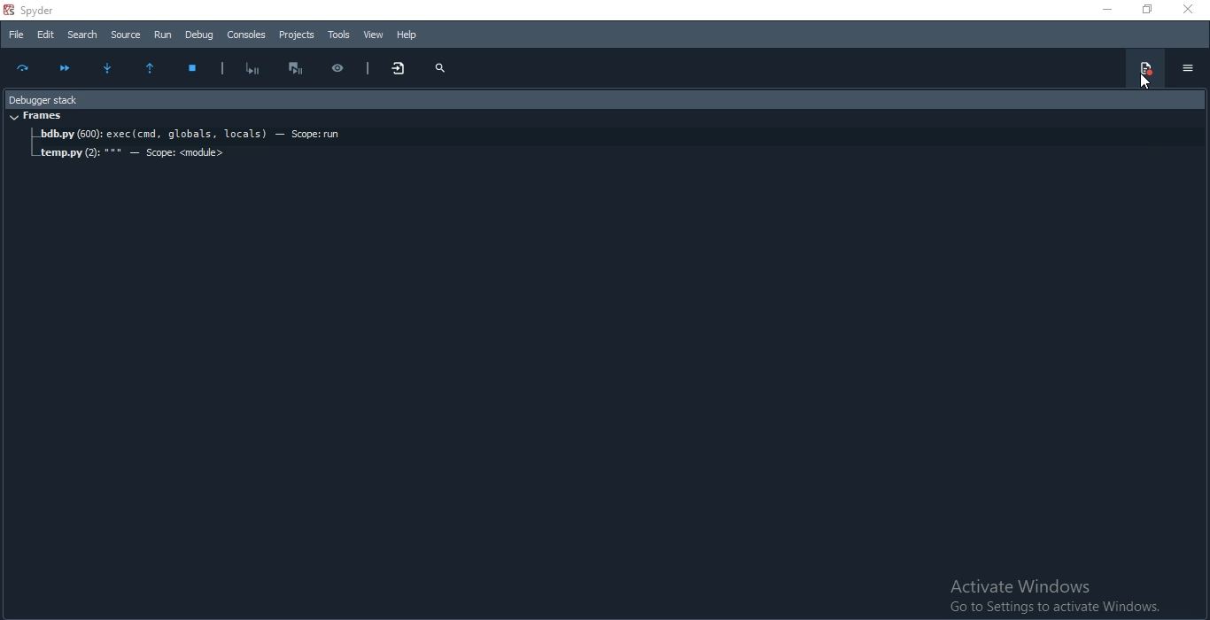  Describe the element at coordinates (617, 136) in the screenshot. I see `bdb.py (600): exec(cmd, globals, locals) — Scope: run` at that location.